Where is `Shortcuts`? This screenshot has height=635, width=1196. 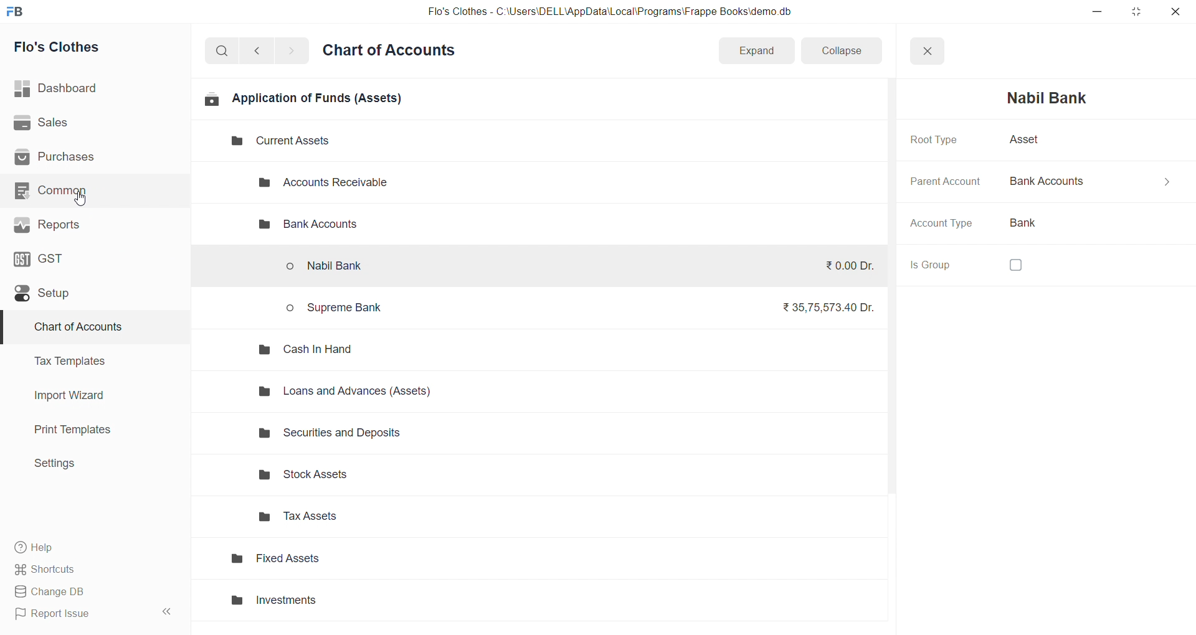
Shortcuts is located at coordinates (91, 568).